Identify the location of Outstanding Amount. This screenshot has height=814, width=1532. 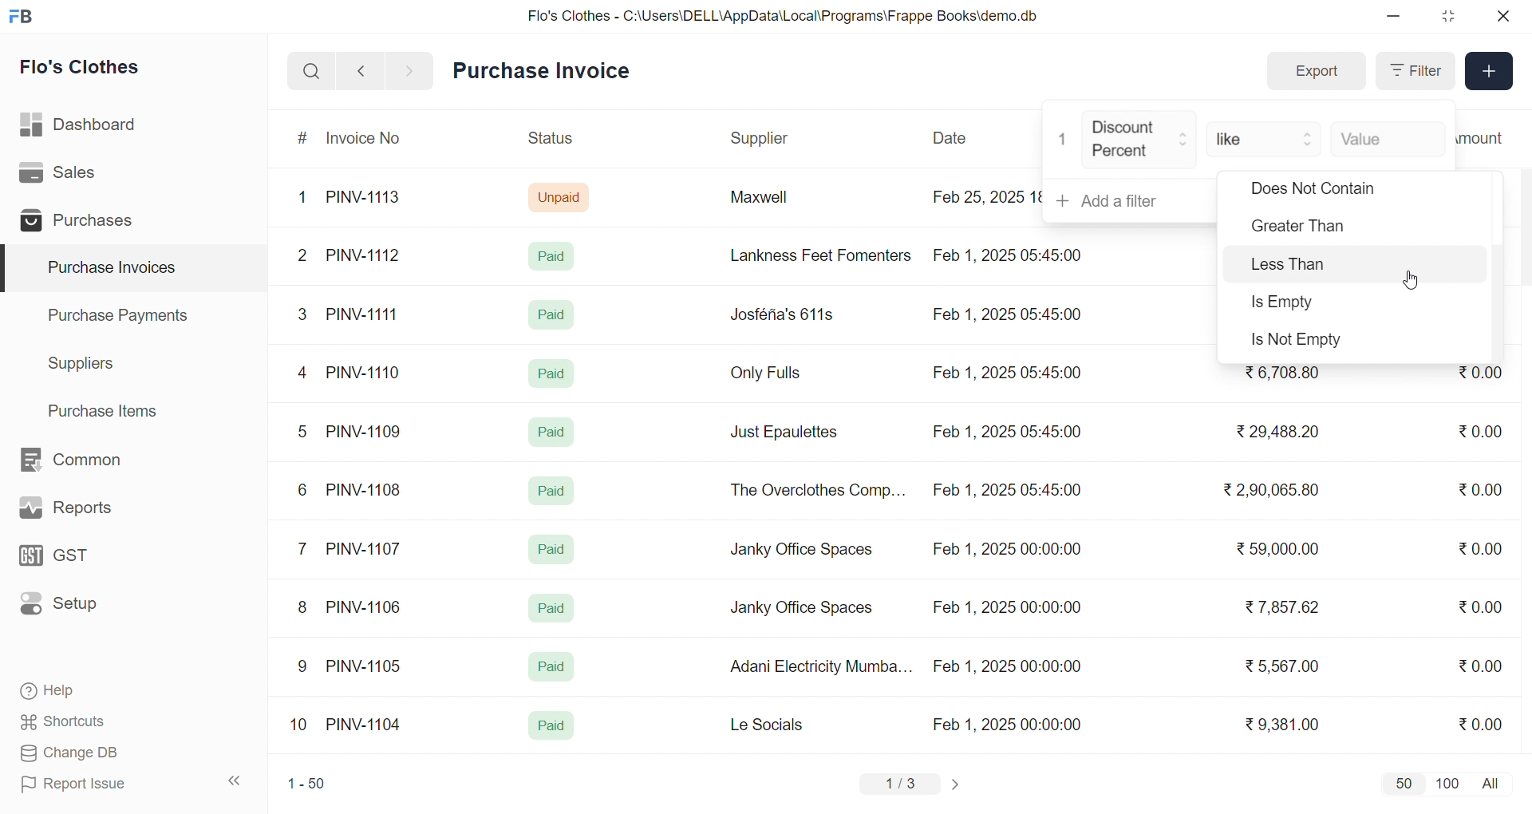
(1488, 137).